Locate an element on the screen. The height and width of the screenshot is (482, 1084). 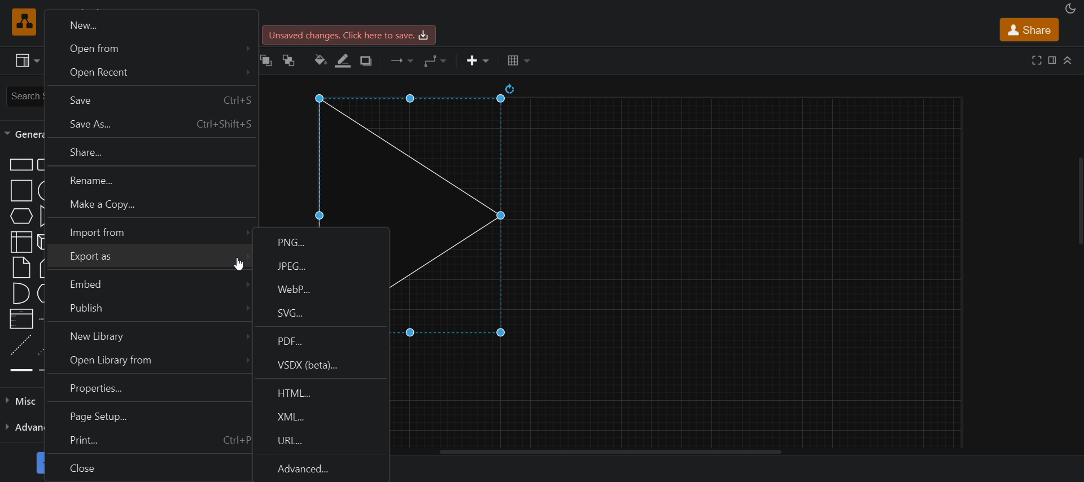
vsdx is located at coordinates (324, 366).